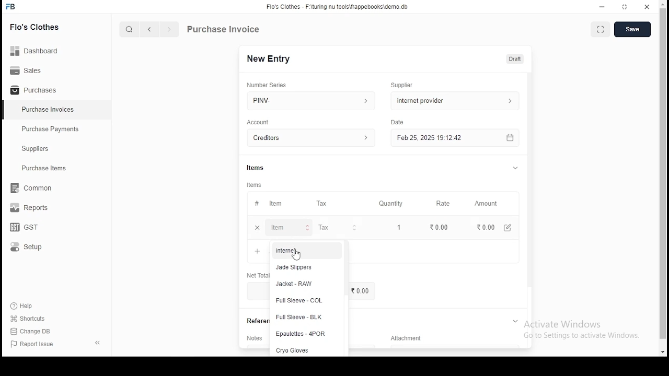 Image resolution: width=669 pixels, height=376 pixels. I want to click on Date, so click(400, 123).